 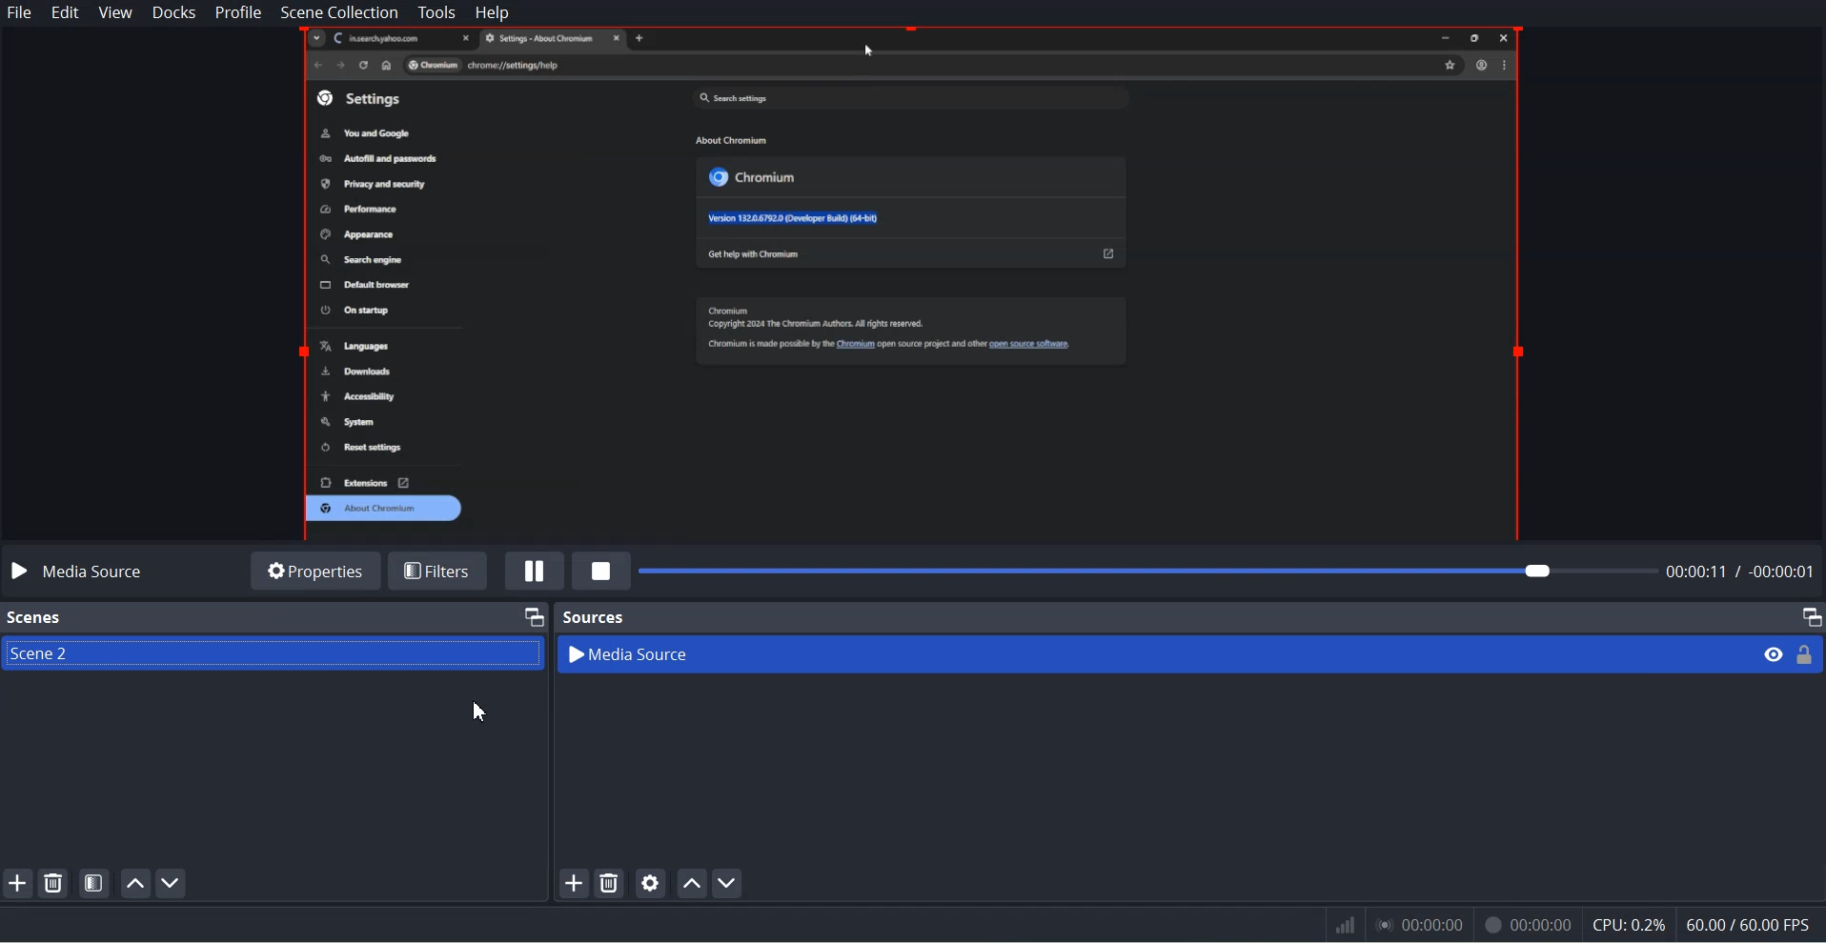 I want to click on Media Source, so click(x=1151, y=653).